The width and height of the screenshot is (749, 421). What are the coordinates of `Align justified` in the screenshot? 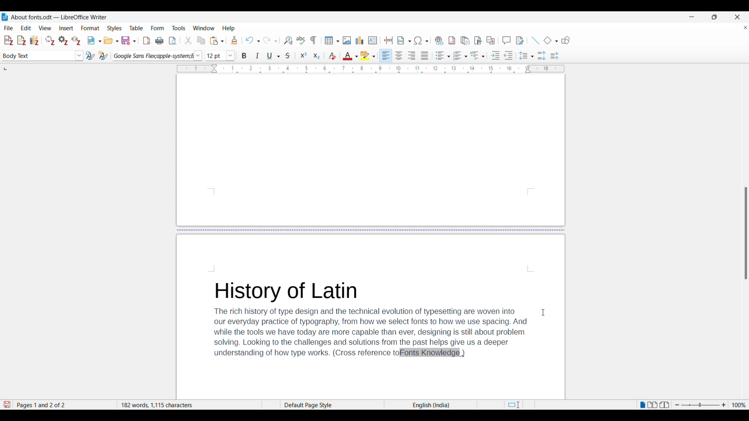 It's located at (425, 55).